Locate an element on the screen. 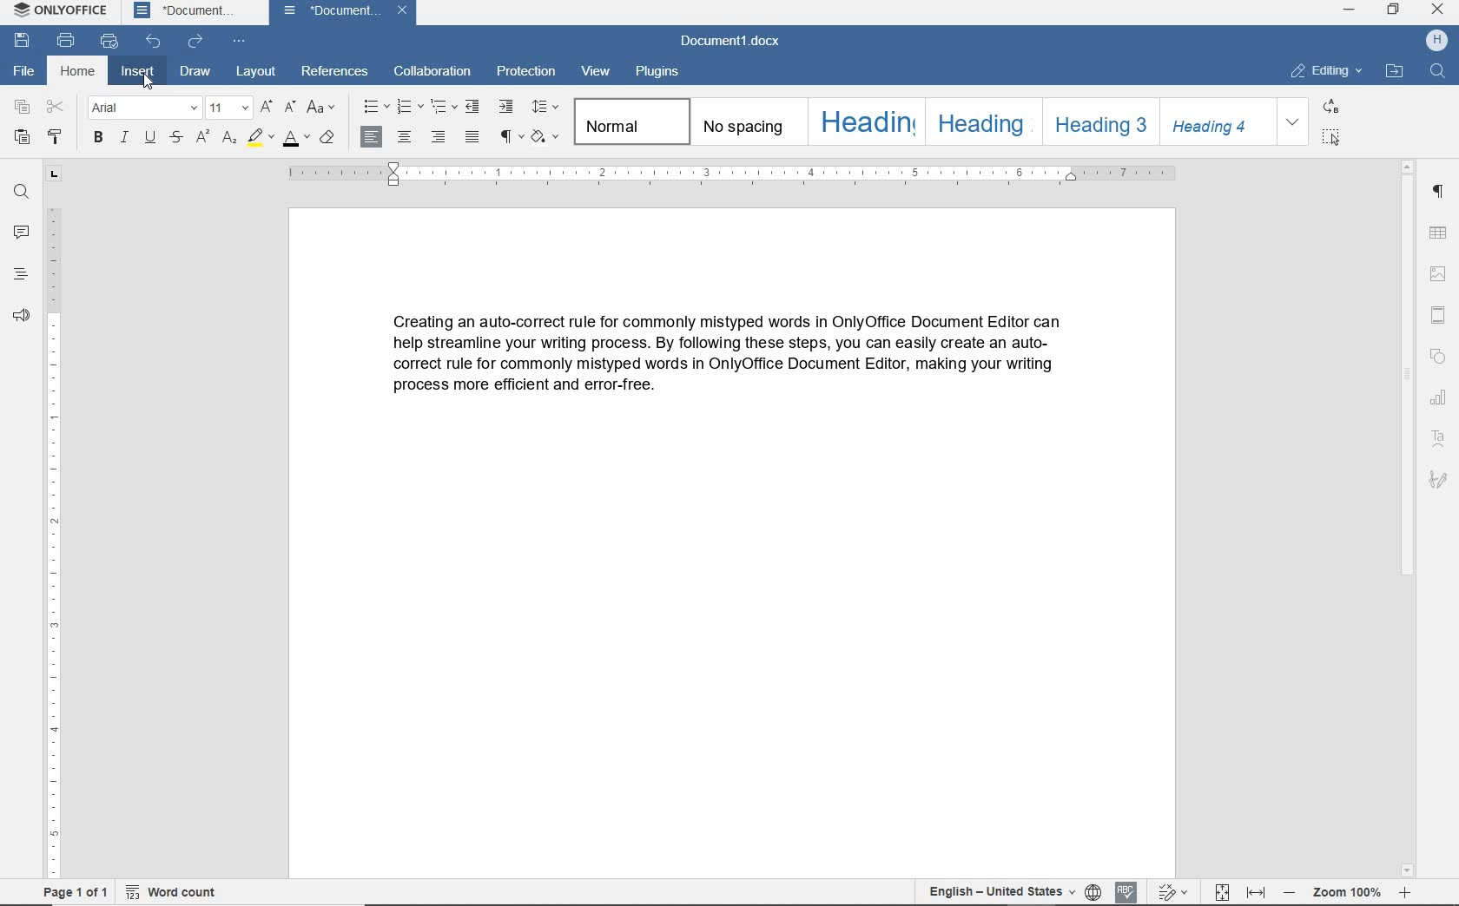 This screenshot has height=906, width=1459. expand is located at coordinates (1293, 122).